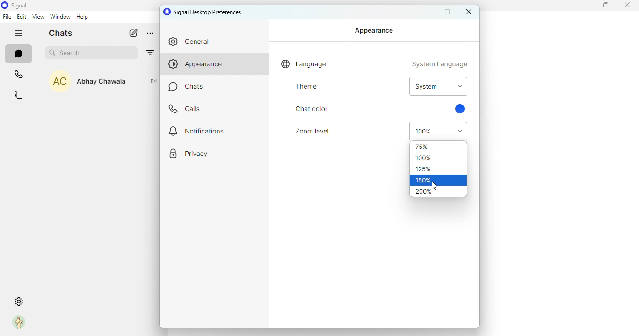  Describe the element at coordinates (308, 89) in the screenshot. I see `theme` at that location.